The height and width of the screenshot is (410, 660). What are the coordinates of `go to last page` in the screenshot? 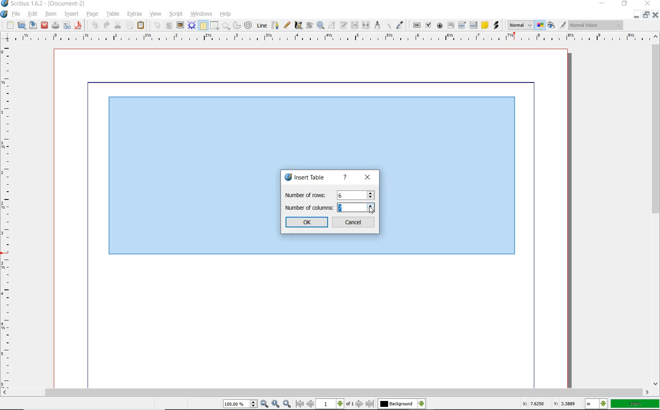 It's located at (370, 404).